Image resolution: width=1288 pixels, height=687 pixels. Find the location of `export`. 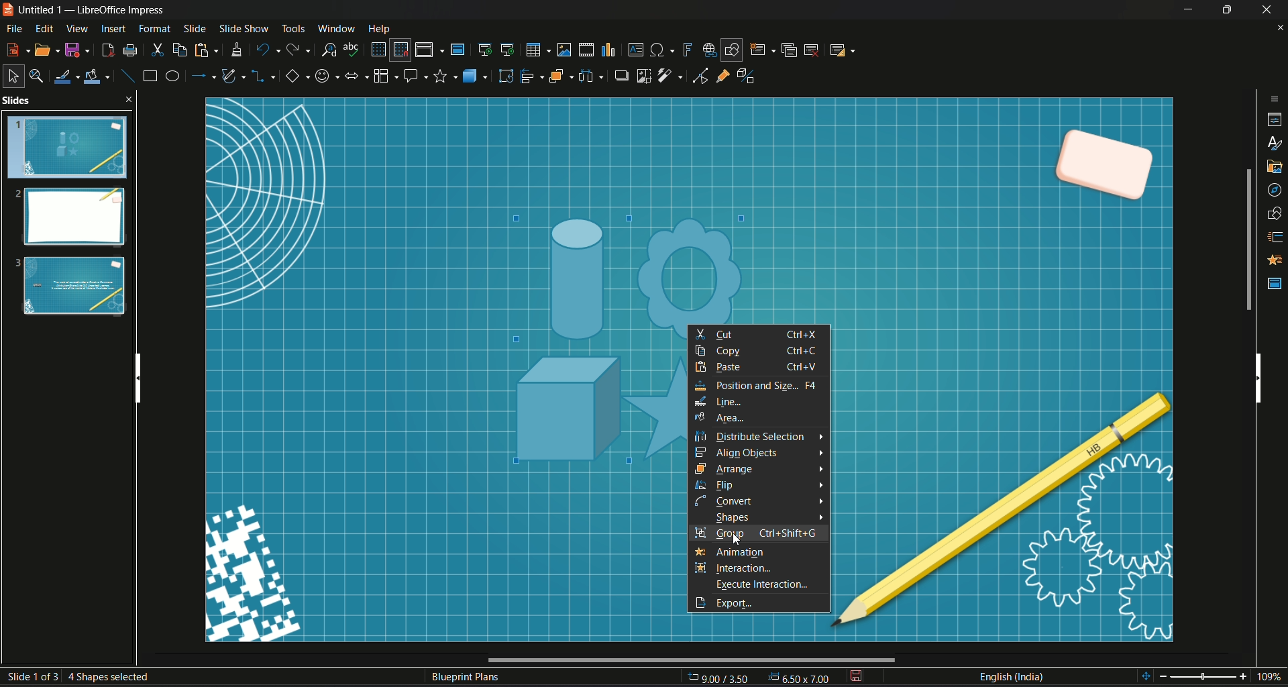

export is located at coordinates (701, 602).